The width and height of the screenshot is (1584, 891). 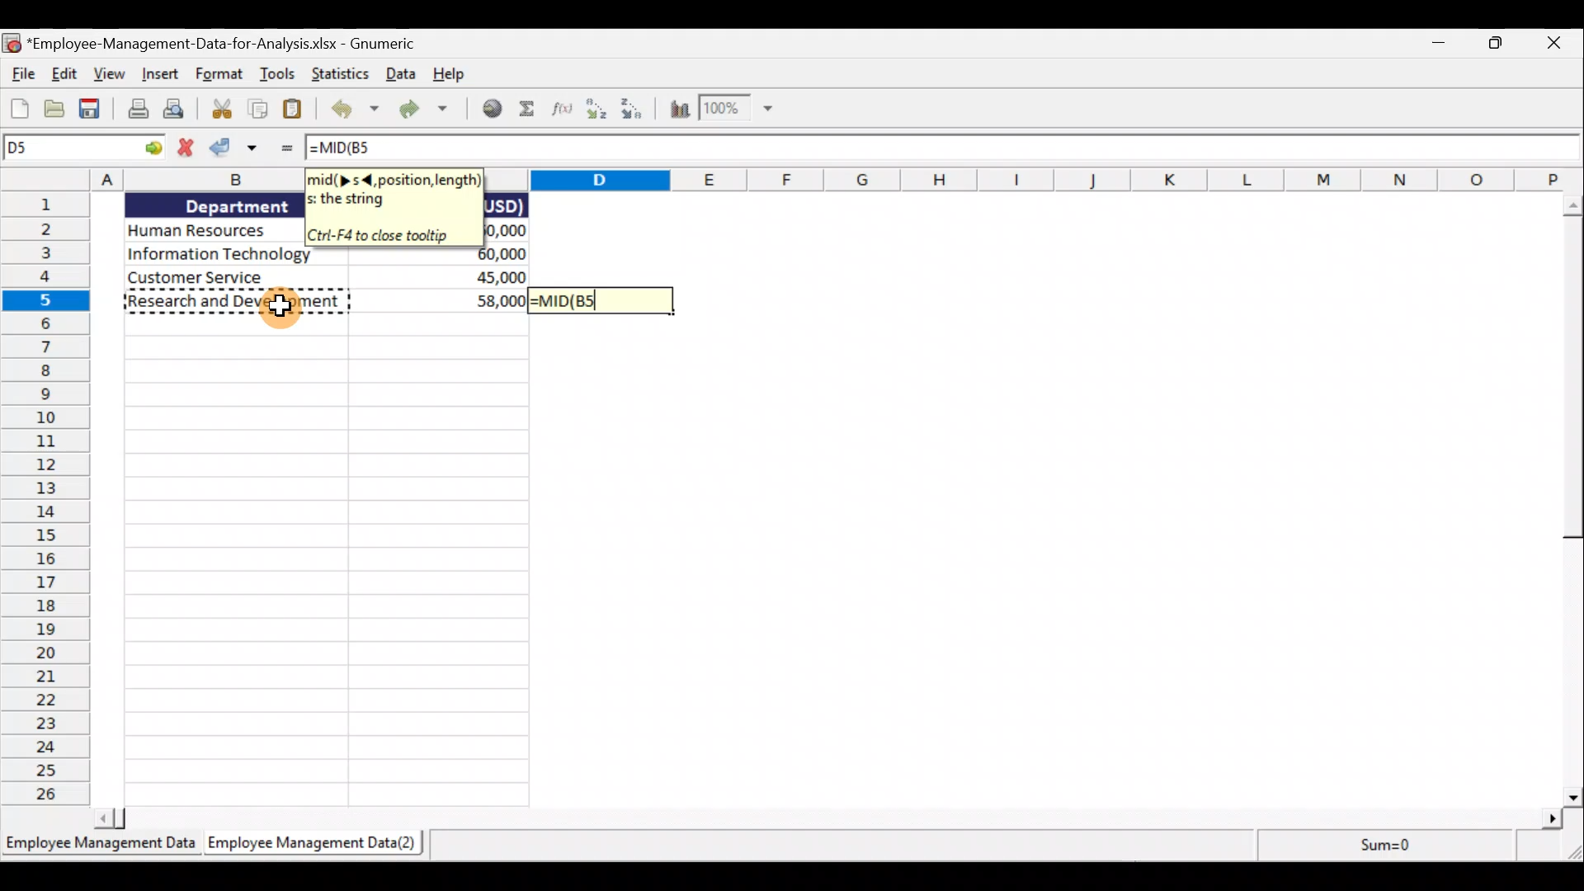 I want to click on Edit, so click(x=66, y=76).